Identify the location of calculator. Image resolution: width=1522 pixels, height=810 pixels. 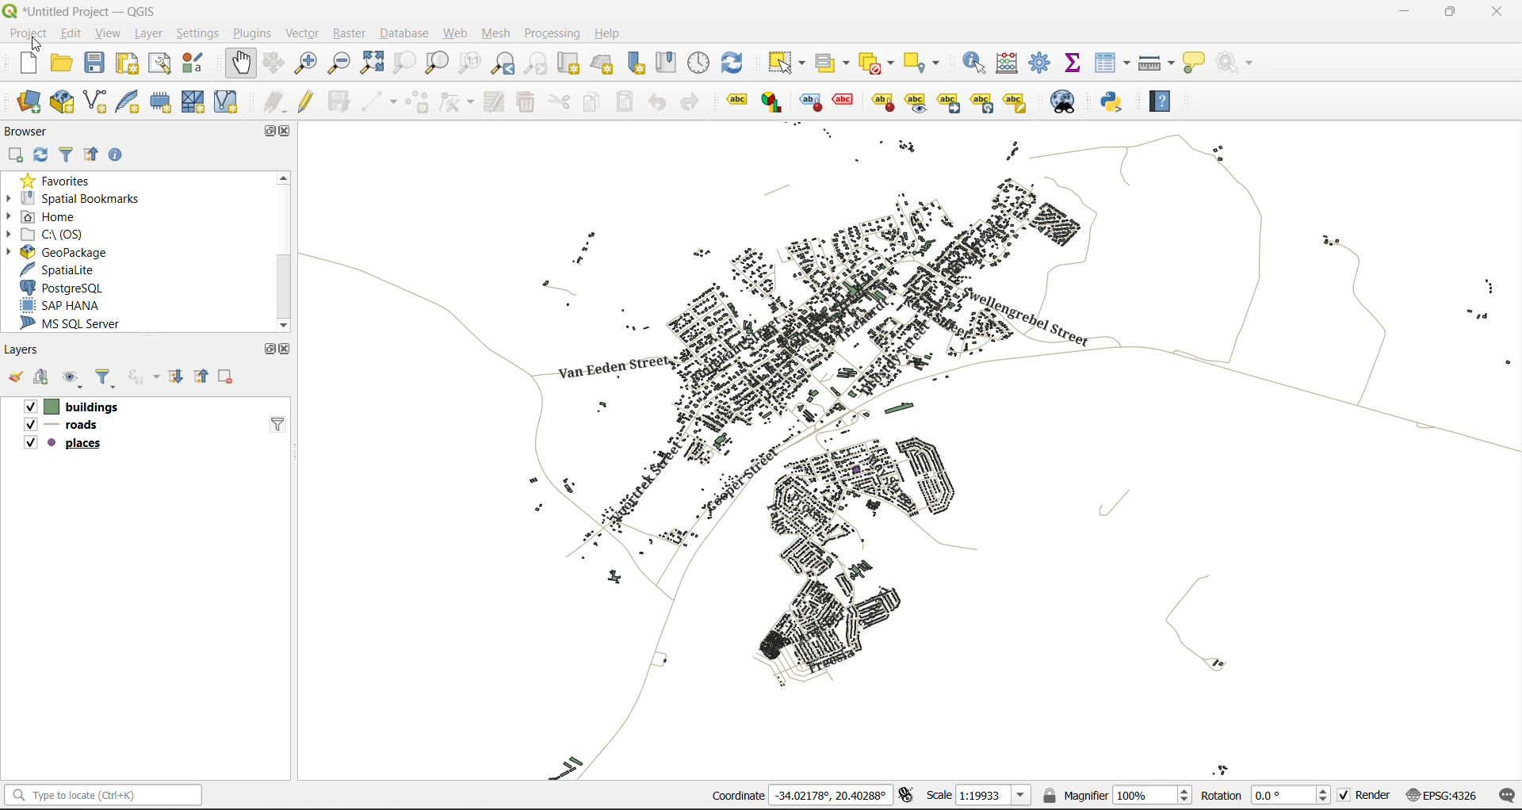
(1010, 63).